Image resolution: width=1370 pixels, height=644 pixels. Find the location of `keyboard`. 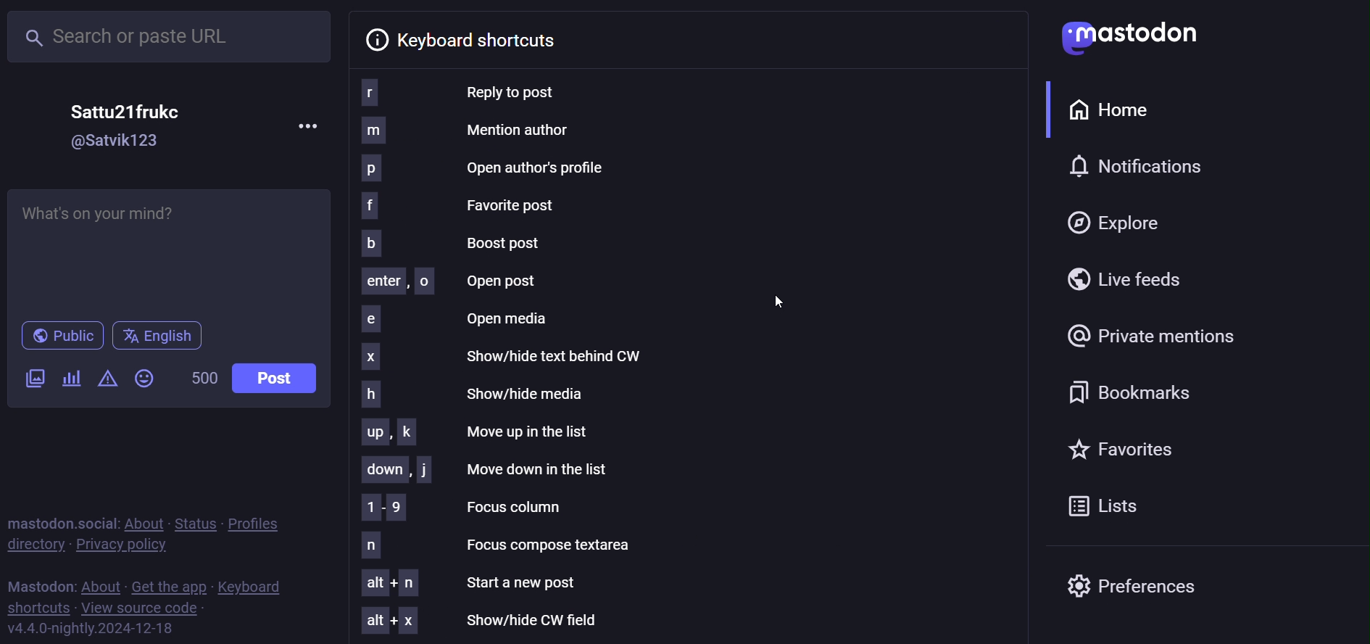

keyboard is located at coordinates (252, 585).